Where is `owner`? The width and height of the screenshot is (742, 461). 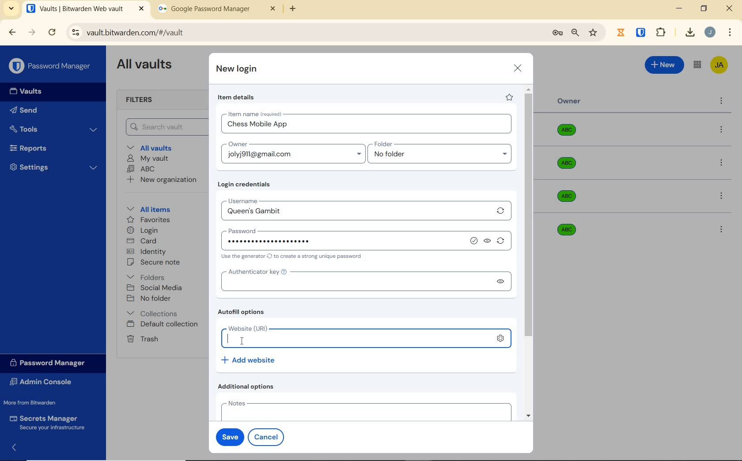
owner is located at coordinates (237, 145).